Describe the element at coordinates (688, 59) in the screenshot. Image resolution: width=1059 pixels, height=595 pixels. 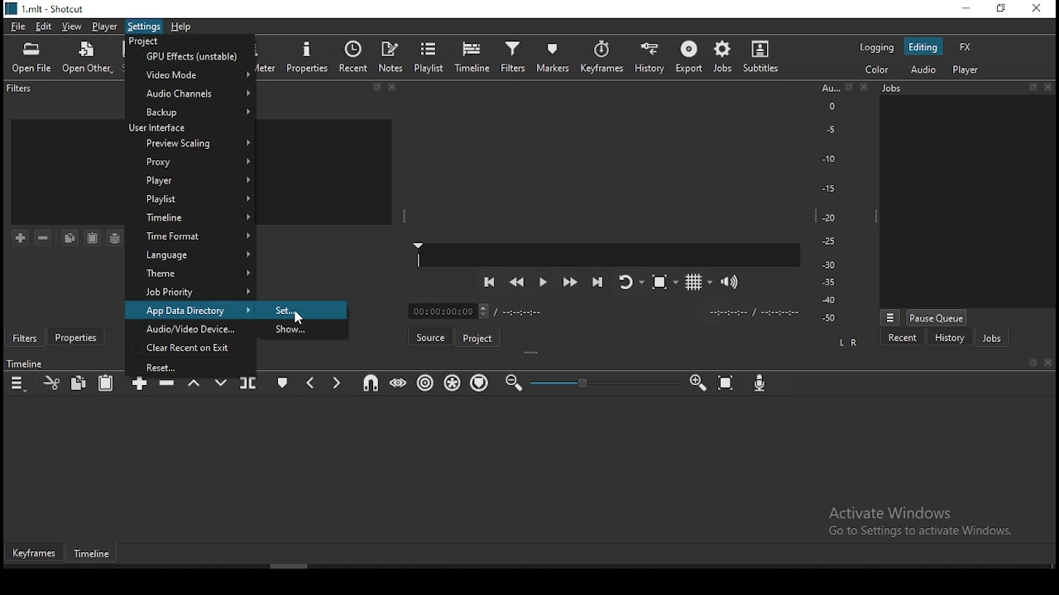
I see `export` at that location.